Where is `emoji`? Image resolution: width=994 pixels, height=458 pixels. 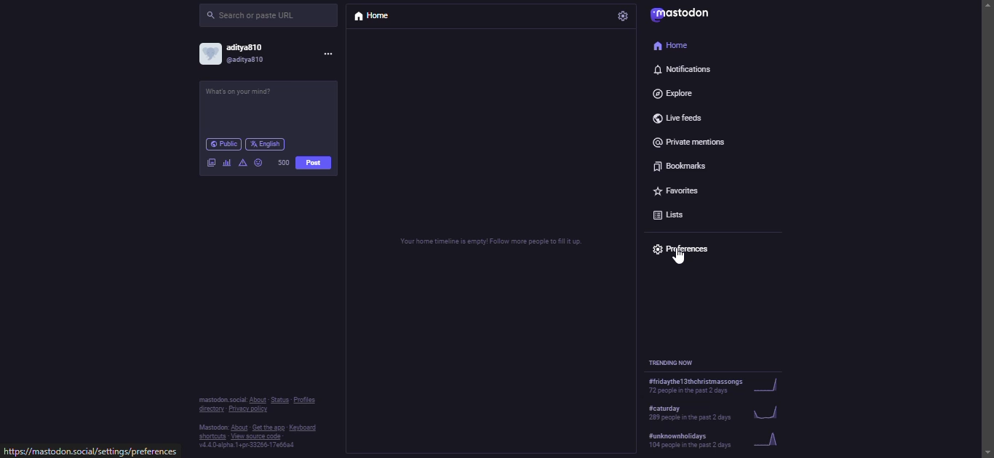 emoji is located at coordinates (258, 161).